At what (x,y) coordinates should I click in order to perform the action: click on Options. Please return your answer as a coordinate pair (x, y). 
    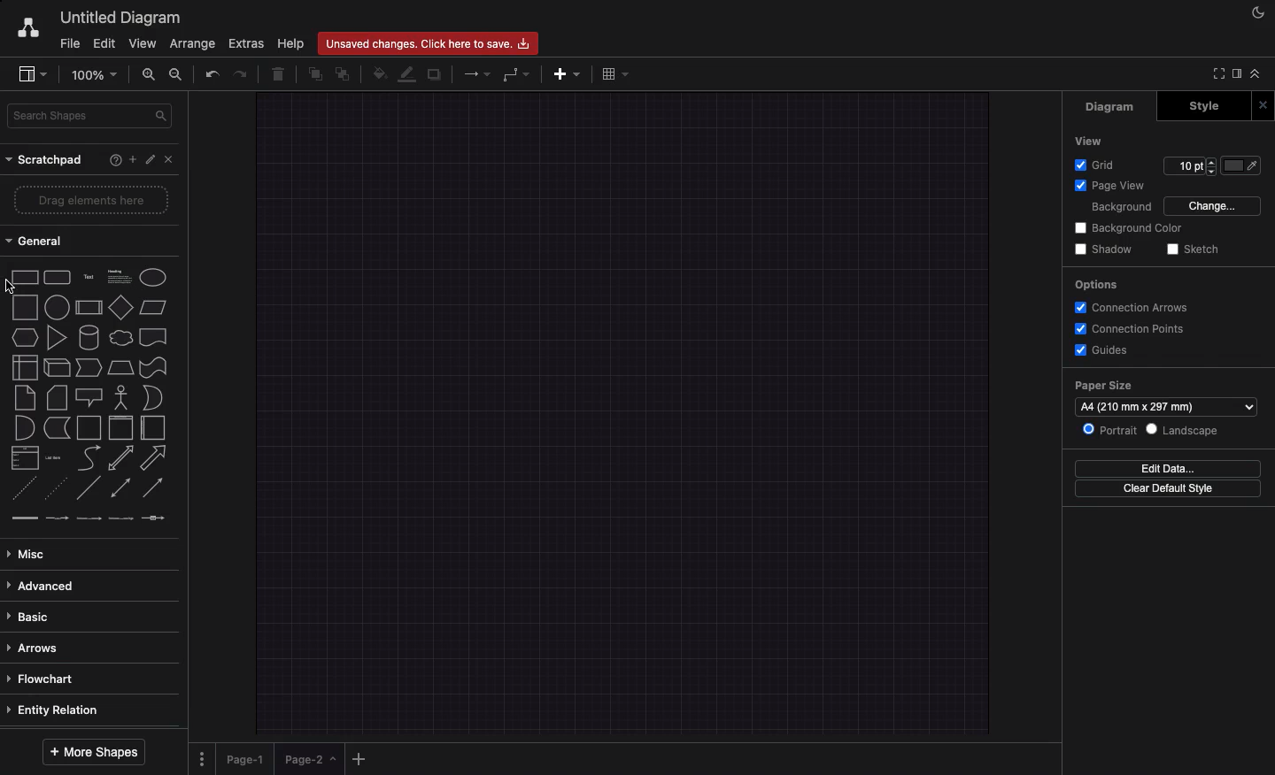
    Looking at the image, I should click on (1098, 284).